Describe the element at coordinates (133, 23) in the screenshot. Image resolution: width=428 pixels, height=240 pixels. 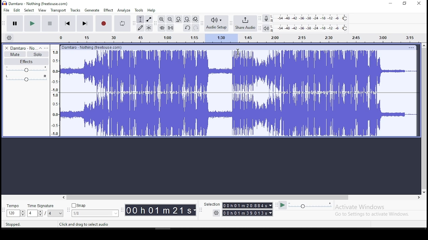
I see `` at that location.